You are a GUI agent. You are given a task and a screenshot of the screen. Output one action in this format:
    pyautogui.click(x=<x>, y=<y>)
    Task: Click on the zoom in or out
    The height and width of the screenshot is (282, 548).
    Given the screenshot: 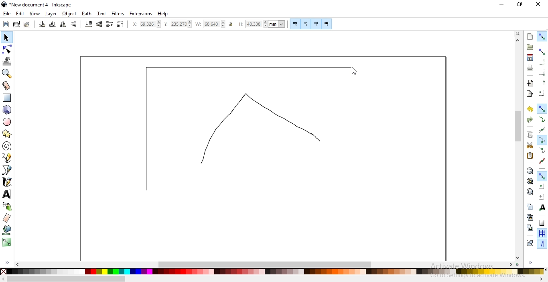 What is the action you would take?
    pyautogui.click(x=6, y=74)
    